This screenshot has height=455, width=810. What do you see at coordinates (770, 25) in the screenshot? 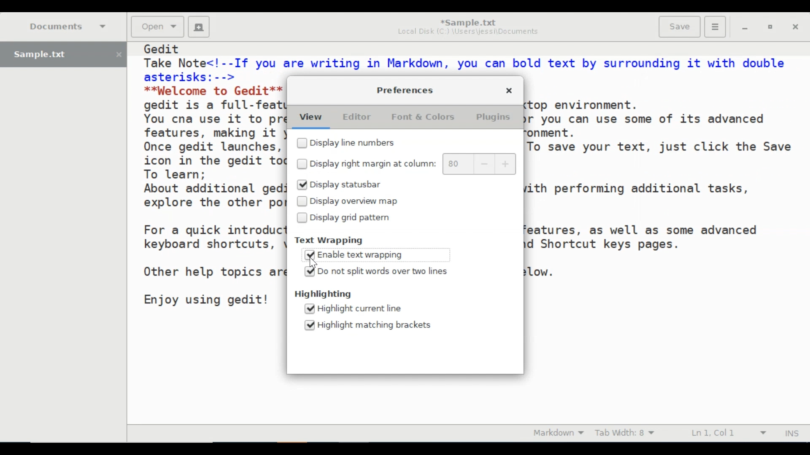
I see `Restore` at bounding box center [770, 25].